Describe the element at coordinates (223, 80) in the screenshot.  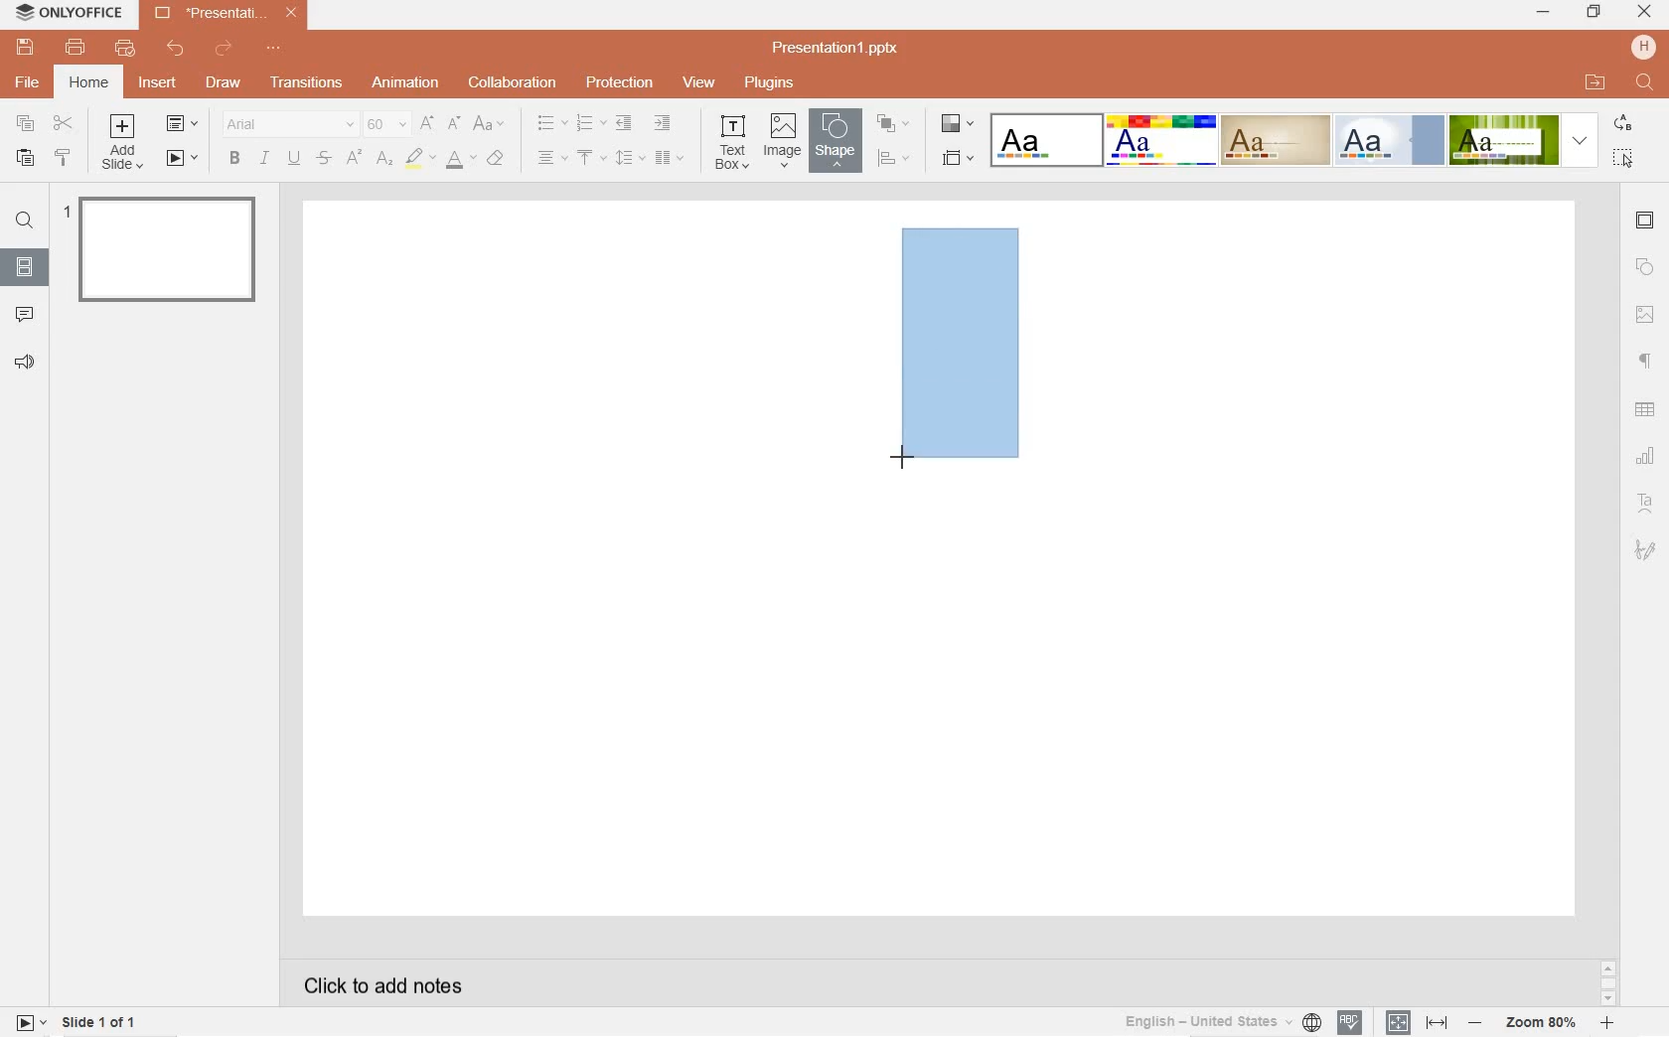
I see `draw` at that location.